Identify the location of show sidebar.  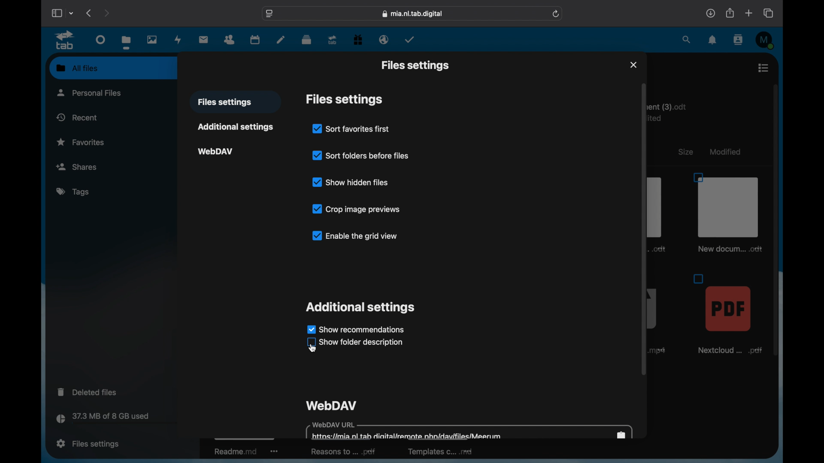
(56, 13).